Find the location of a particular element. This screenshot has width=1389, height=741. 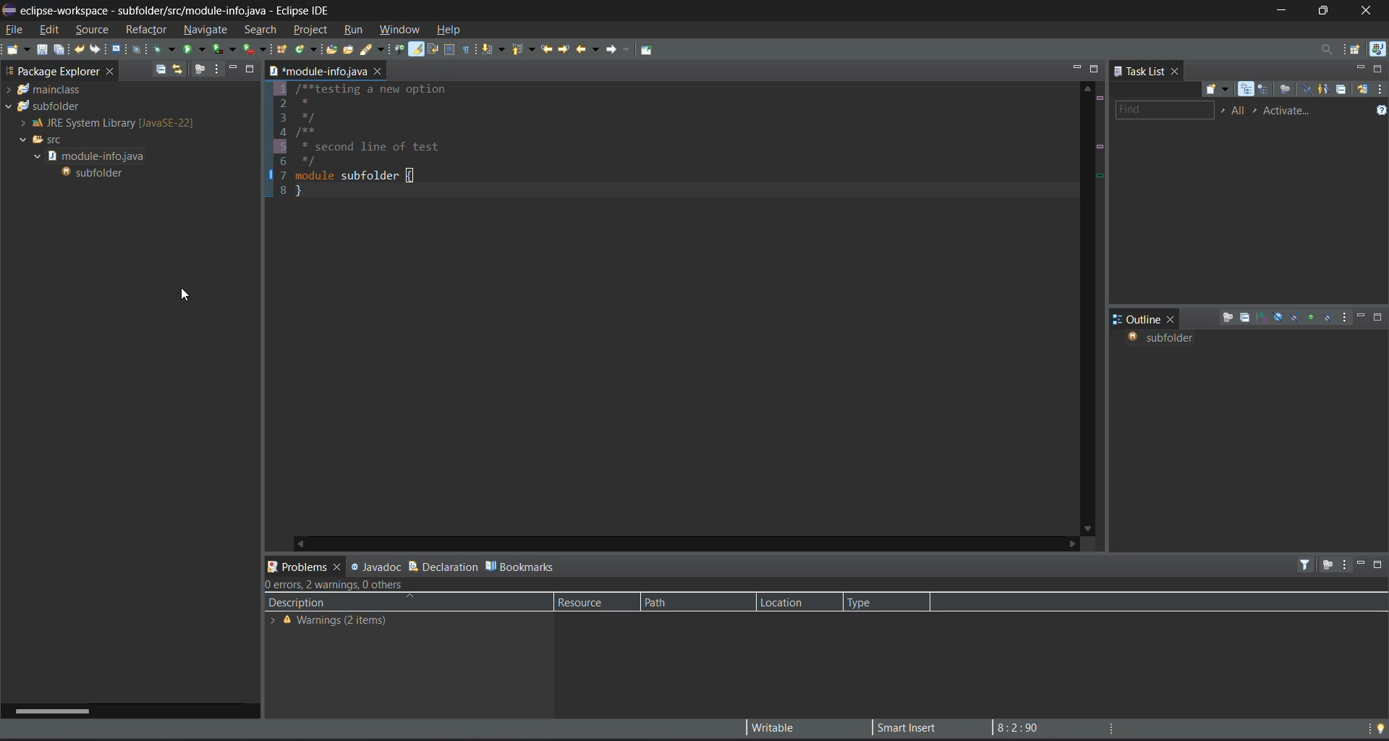

type is located at coordinates (872, 601).